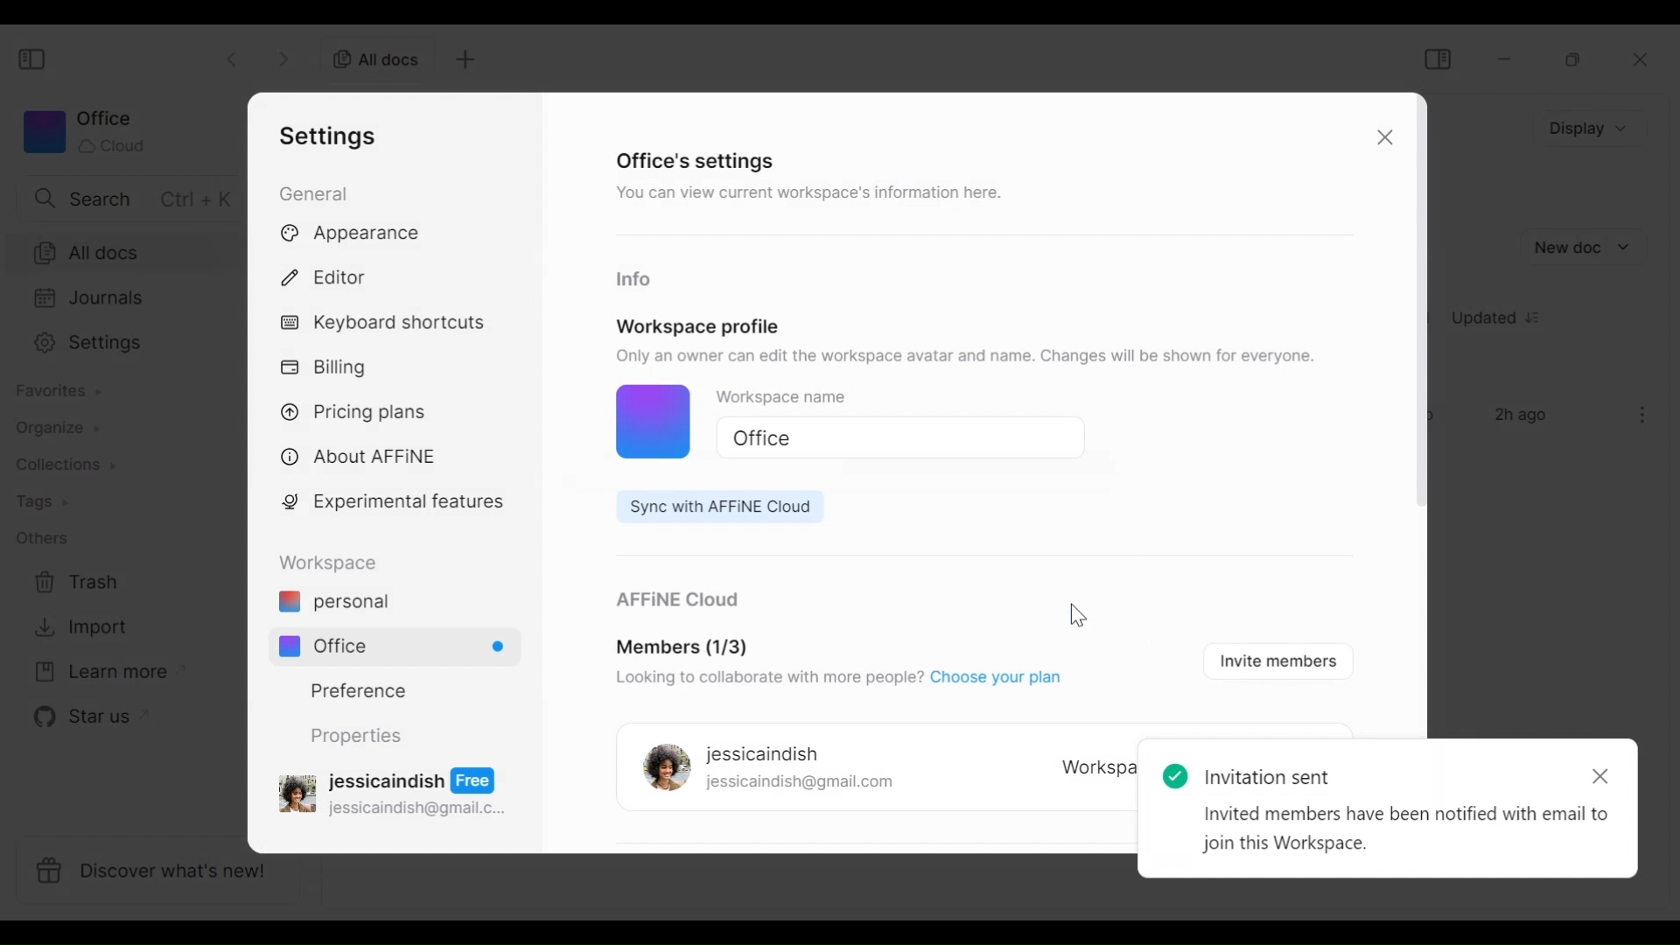 This screenshot has height=945, width=1680. What do you see at coordinates (801, 784) in the screenshot?
I see `jessicaindish@gmail.com` at bounding box center [801, 784].